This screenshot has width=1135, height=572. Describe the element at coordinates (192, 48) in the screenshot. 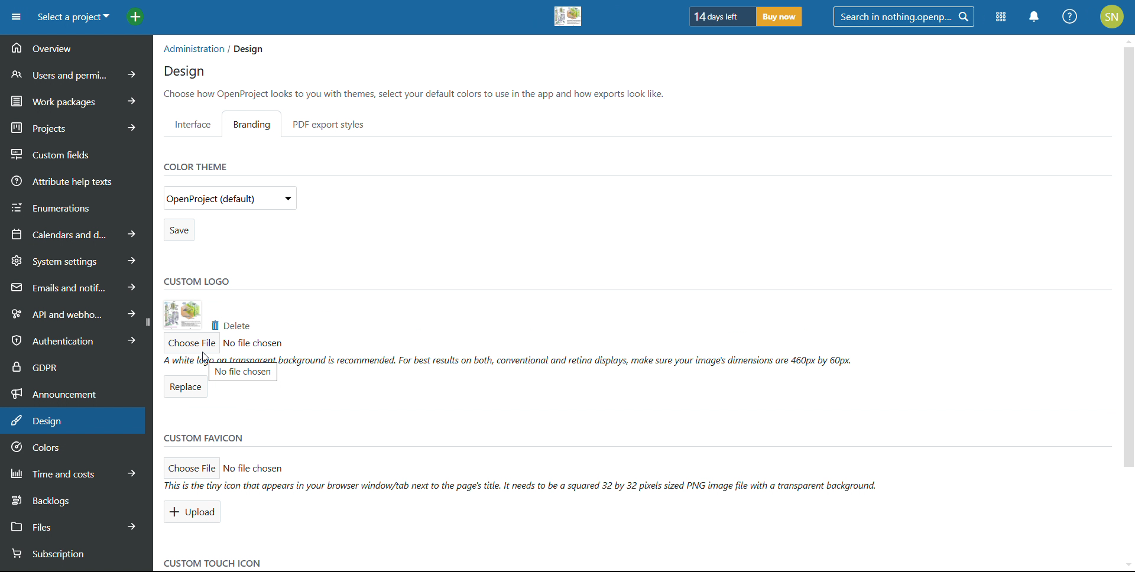

I see `administration` at that location.